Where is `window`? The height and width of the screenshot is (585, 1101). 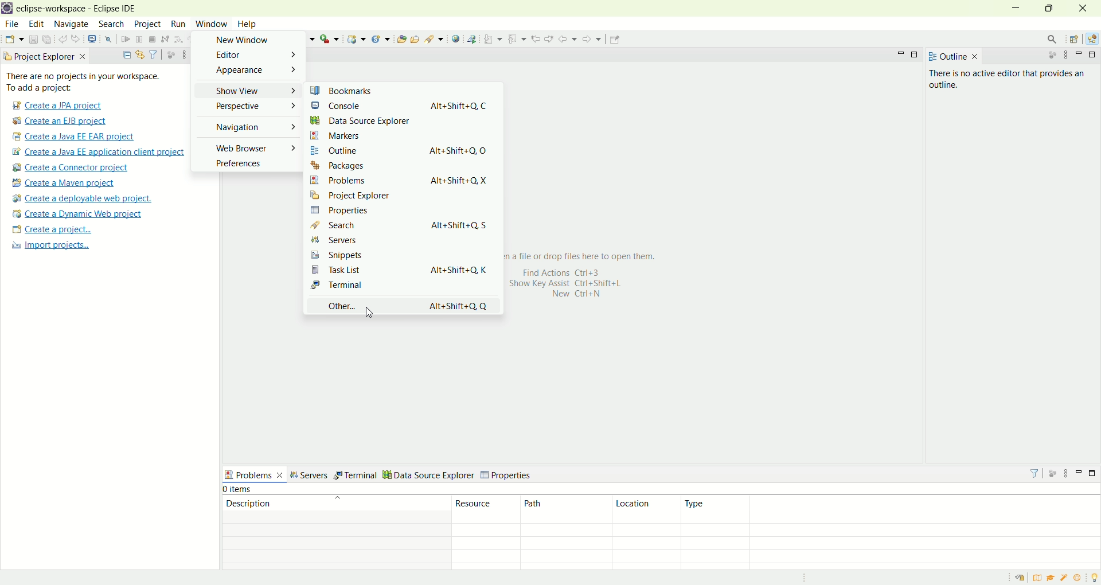 window is located at coordinates (211, 24).